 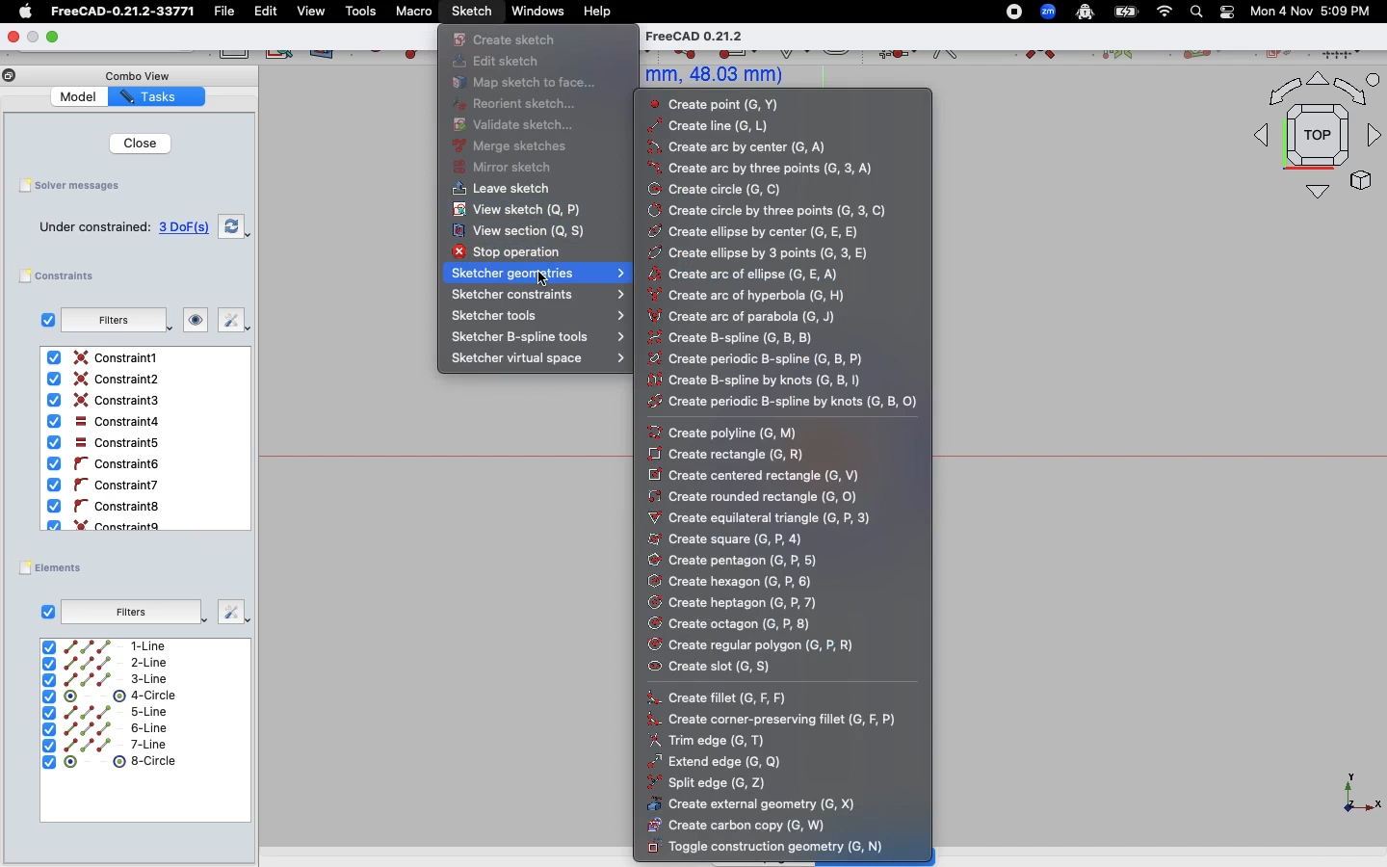 I want to click on Createhexagon (G, P, 6), so click(x=734, y=580).